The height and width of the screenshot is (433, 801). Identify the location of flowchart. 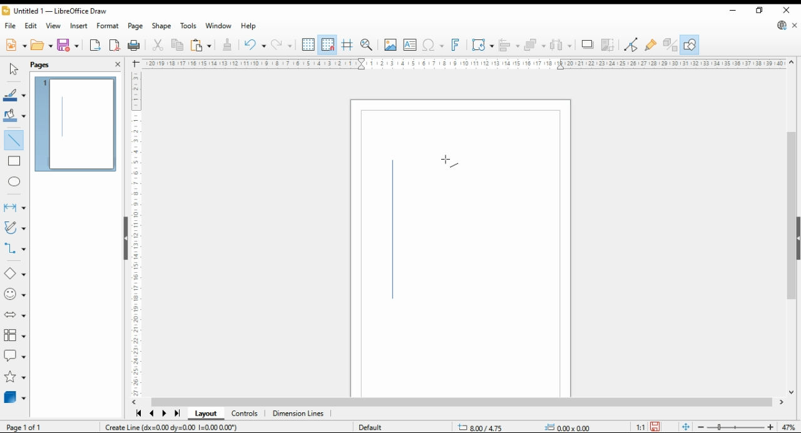
(13, 335).